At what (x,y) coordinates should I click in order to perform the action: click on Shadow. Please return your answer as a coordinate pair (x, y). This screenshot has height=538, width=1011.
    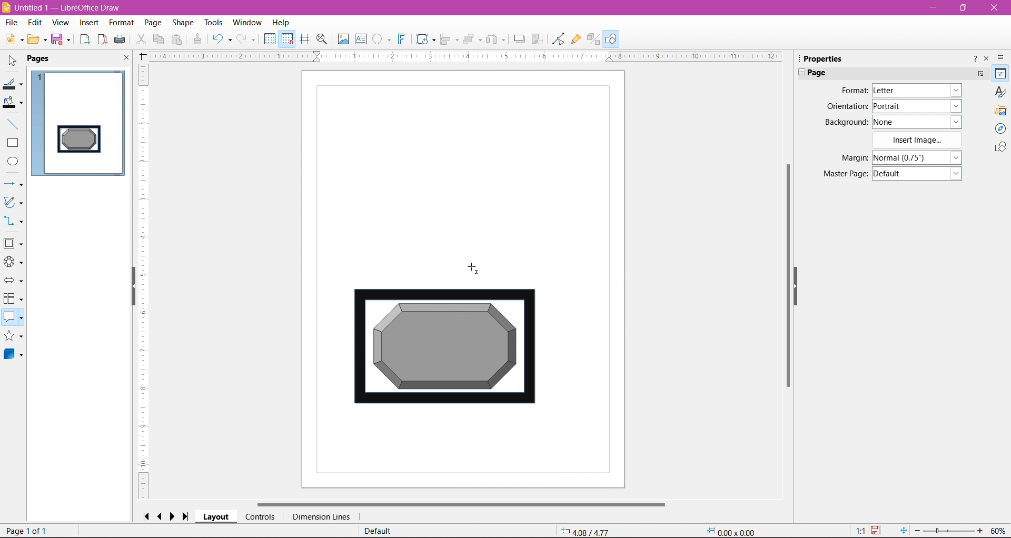
    Looking at the image, I should click on (518, 39).